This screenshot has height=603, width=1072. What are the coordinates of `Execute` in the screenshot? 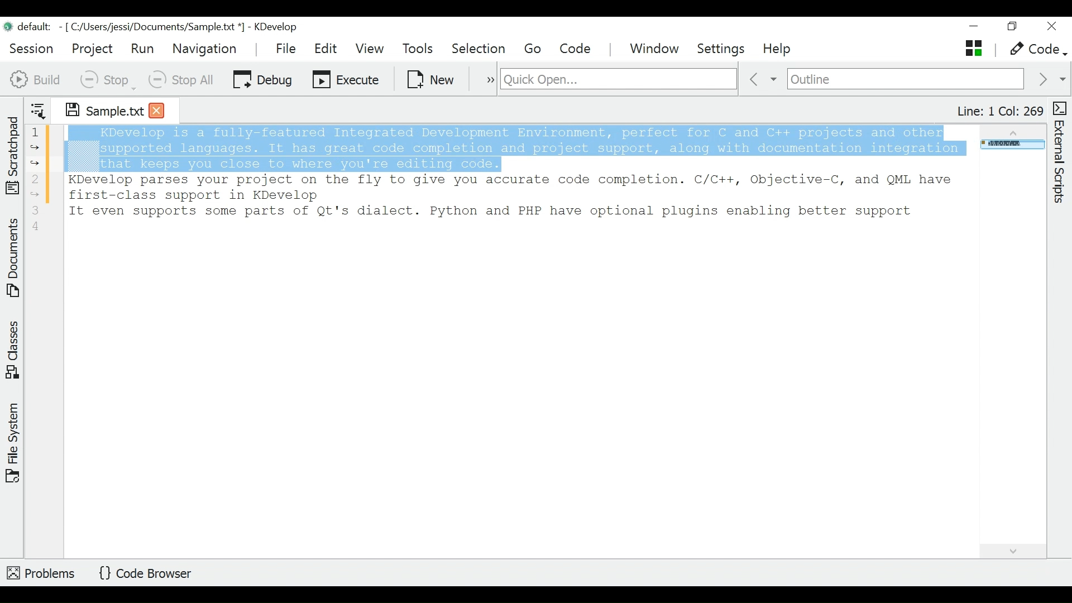 It's located at (347, 78).